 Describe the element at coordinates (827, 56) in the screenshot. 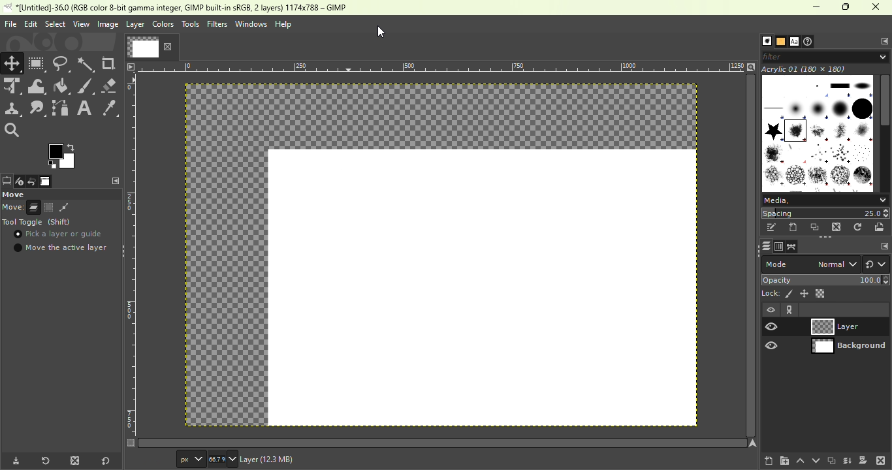

I see `Filter` at that location.